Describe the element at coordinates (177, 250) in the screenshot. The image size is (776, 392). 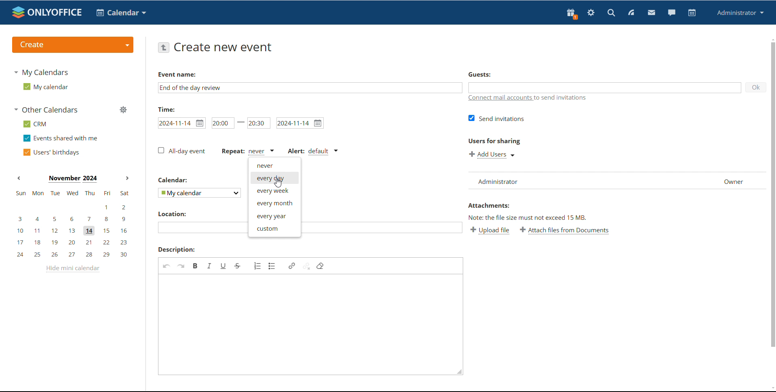
I see `description` at that location.